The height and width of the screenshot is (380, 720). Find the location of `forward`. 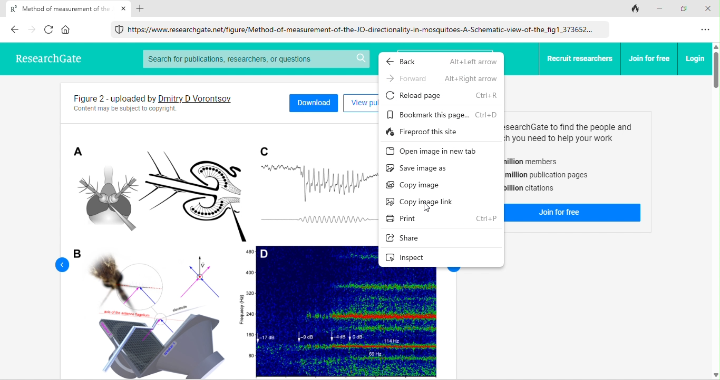

forward is located at coordinates (33, 29).